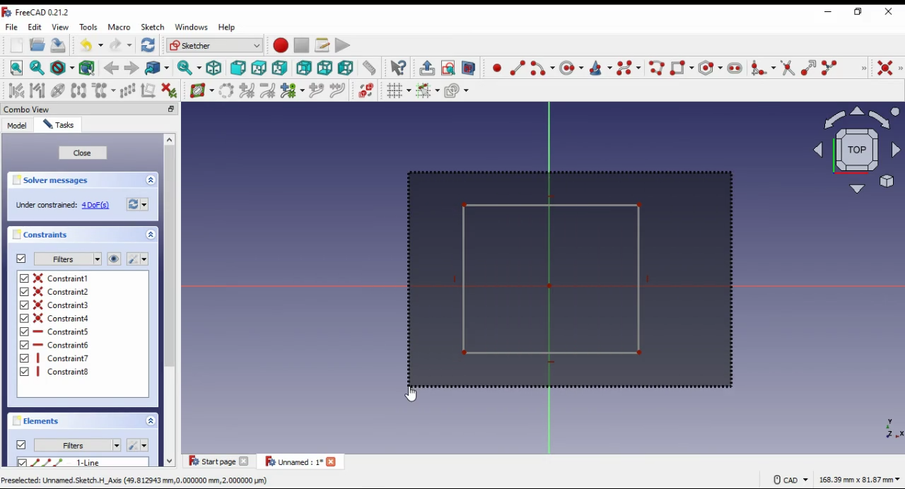 The image size is (905, 489). Describe the element at coordinates (280, 45) in the screenshot. I see `record macro` at that location.